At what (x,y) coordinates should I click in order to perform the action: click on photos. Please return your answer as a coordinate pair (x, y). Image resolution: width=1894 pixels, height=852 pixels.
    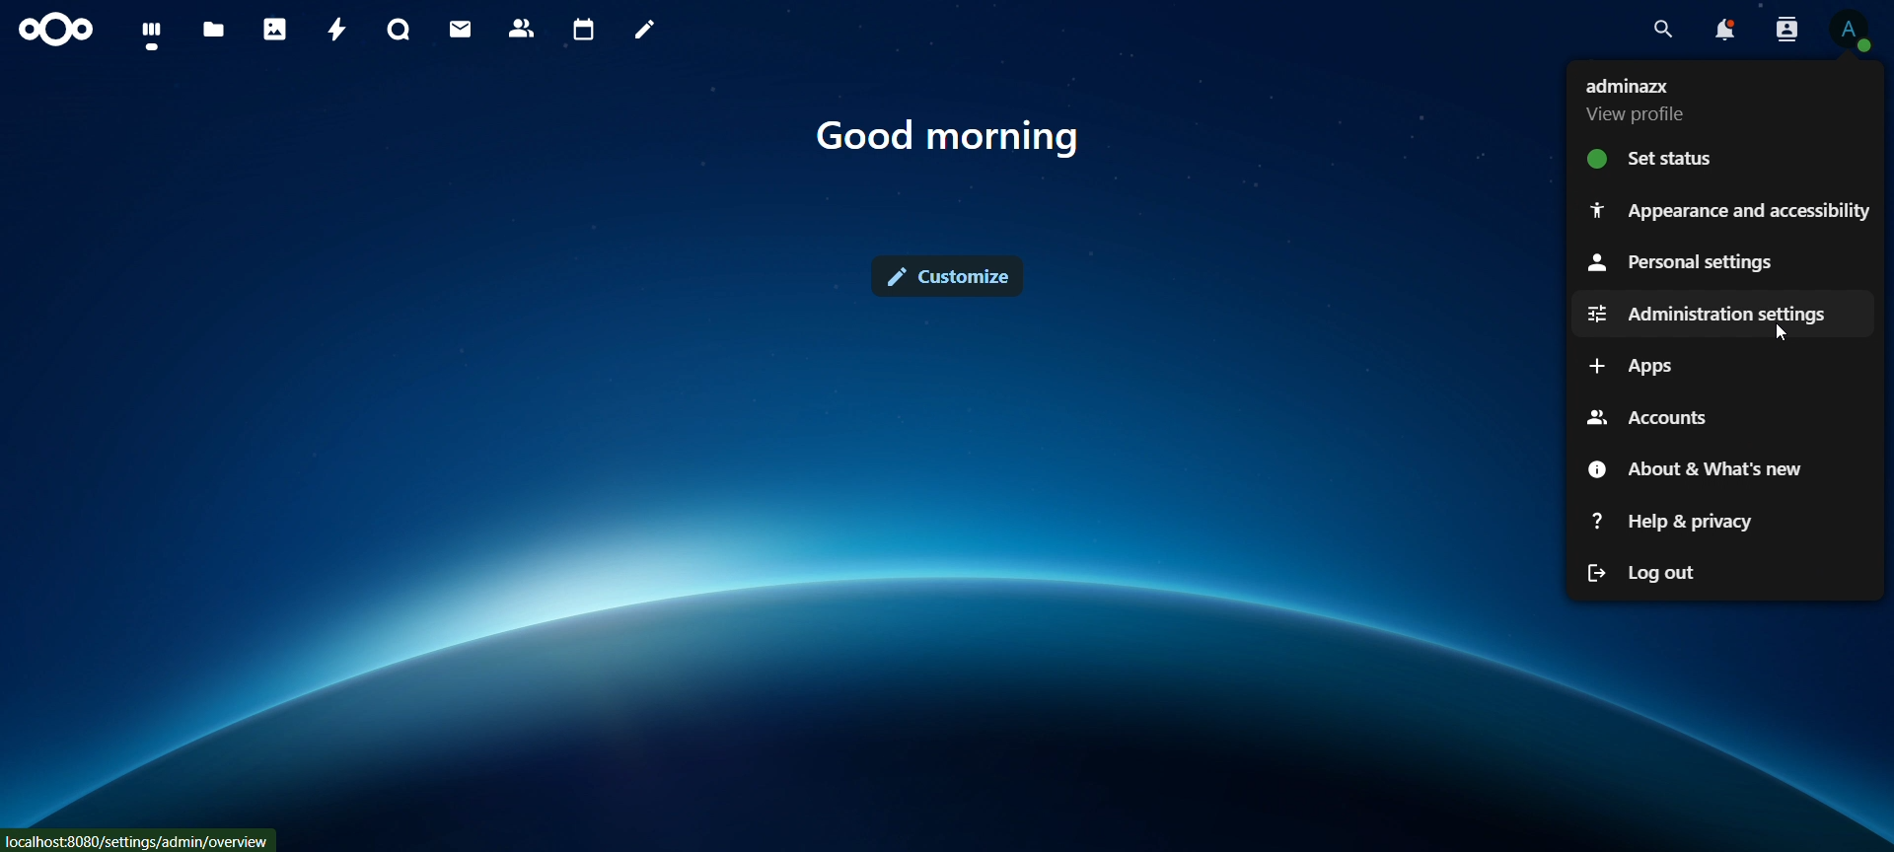
    Looking at the image, I should click on (275, 29).